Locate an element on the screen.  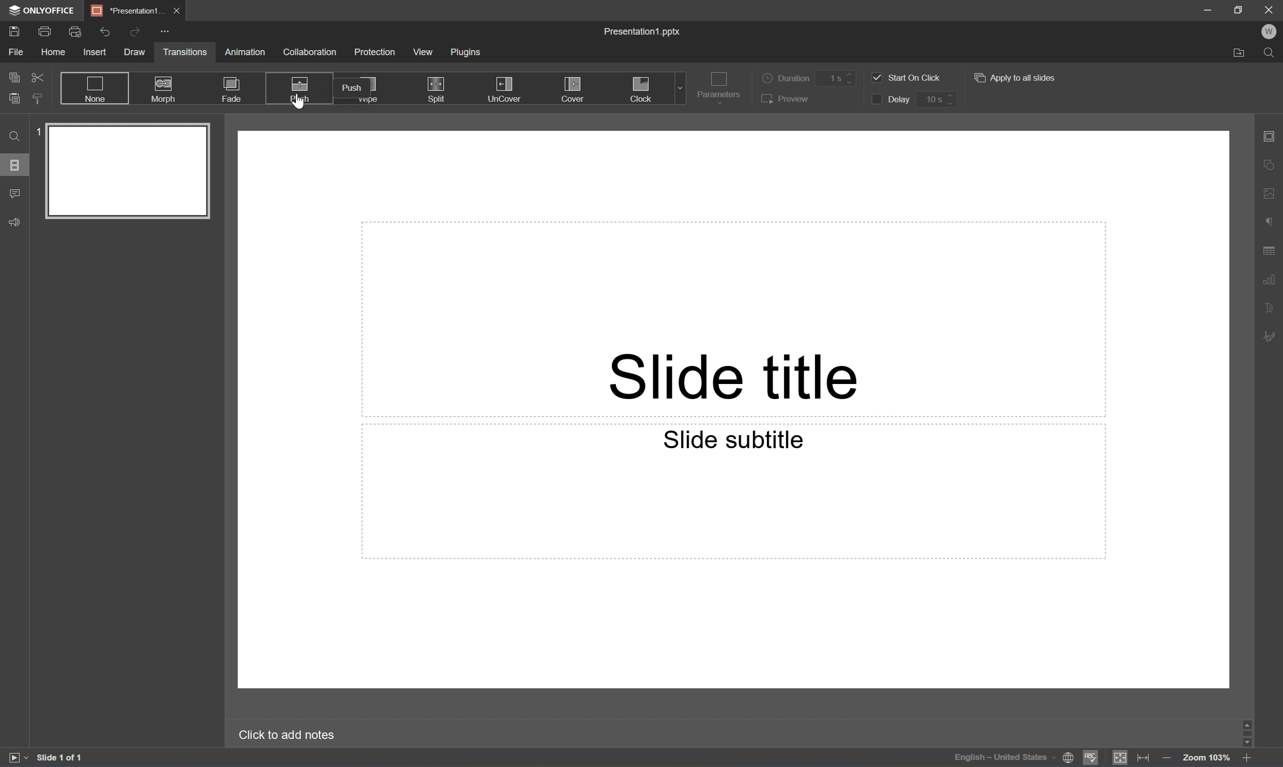
Push is located at coordinates (299, 89).